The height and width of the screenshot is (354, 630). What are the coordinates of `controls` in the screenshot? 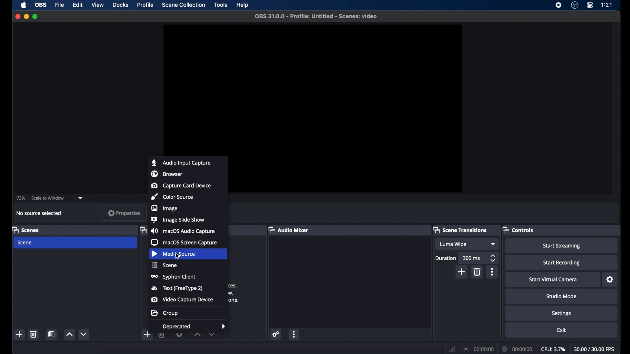 It's located at (519, 230).